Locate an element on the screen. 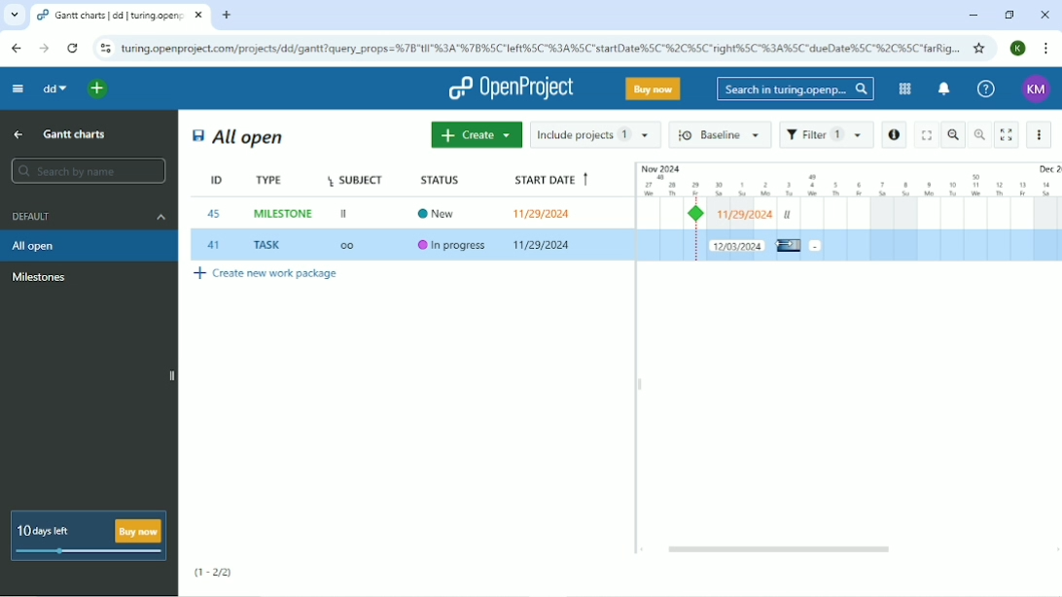  To notification center is located at coordinates (942, 89).